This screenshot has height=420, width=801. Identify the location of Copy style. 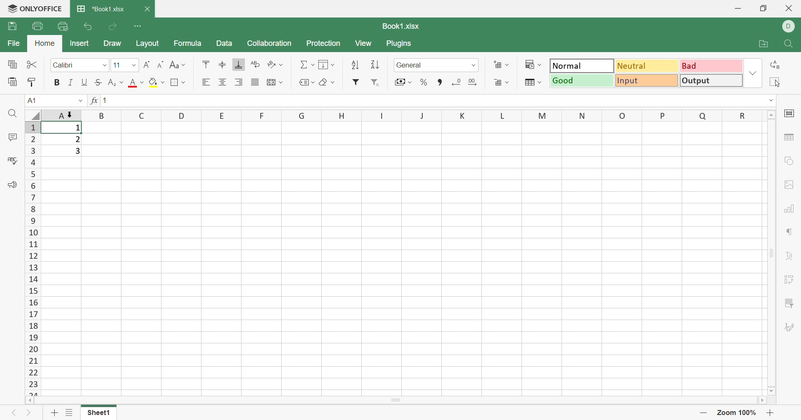
(32, 82).